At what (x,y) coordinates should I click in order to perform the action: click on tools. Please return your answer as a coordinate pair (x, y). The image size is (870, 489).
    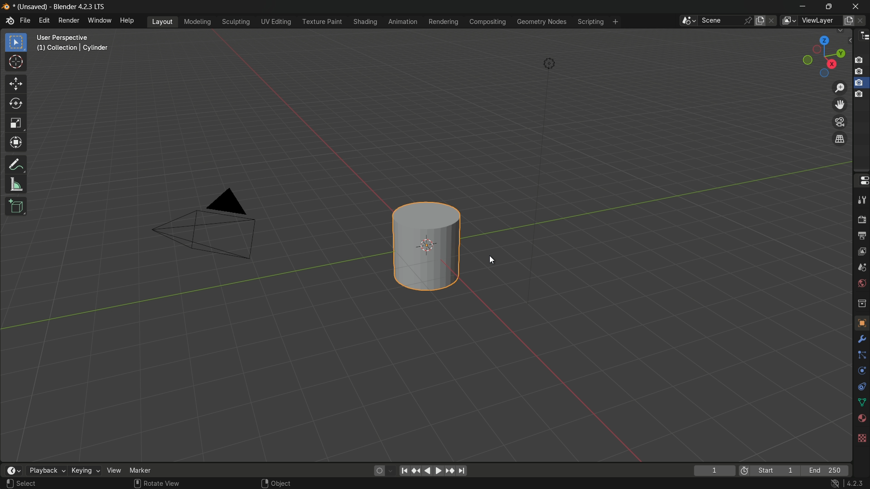
    Looking at the image, I should click on (861, 201).